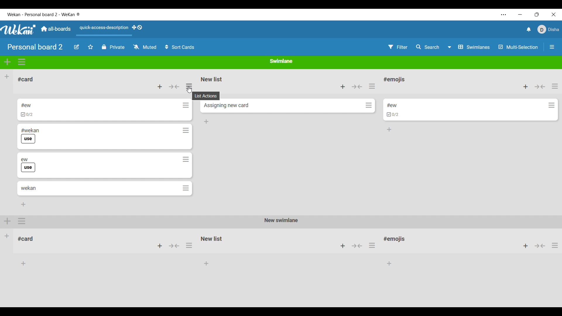 This screenshot has height=316, width=562. What do you see at coordinates (551, 105) in the screenshot?
I see `Card actions` at bounding box center [551, 105].